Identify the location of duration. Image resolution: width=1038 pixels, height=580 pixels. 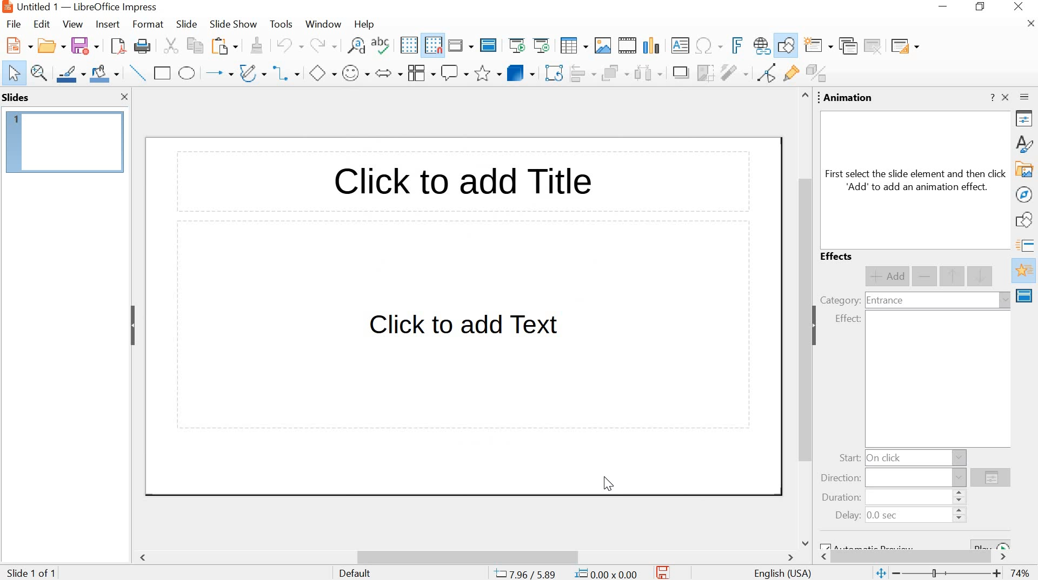
(839, 498).